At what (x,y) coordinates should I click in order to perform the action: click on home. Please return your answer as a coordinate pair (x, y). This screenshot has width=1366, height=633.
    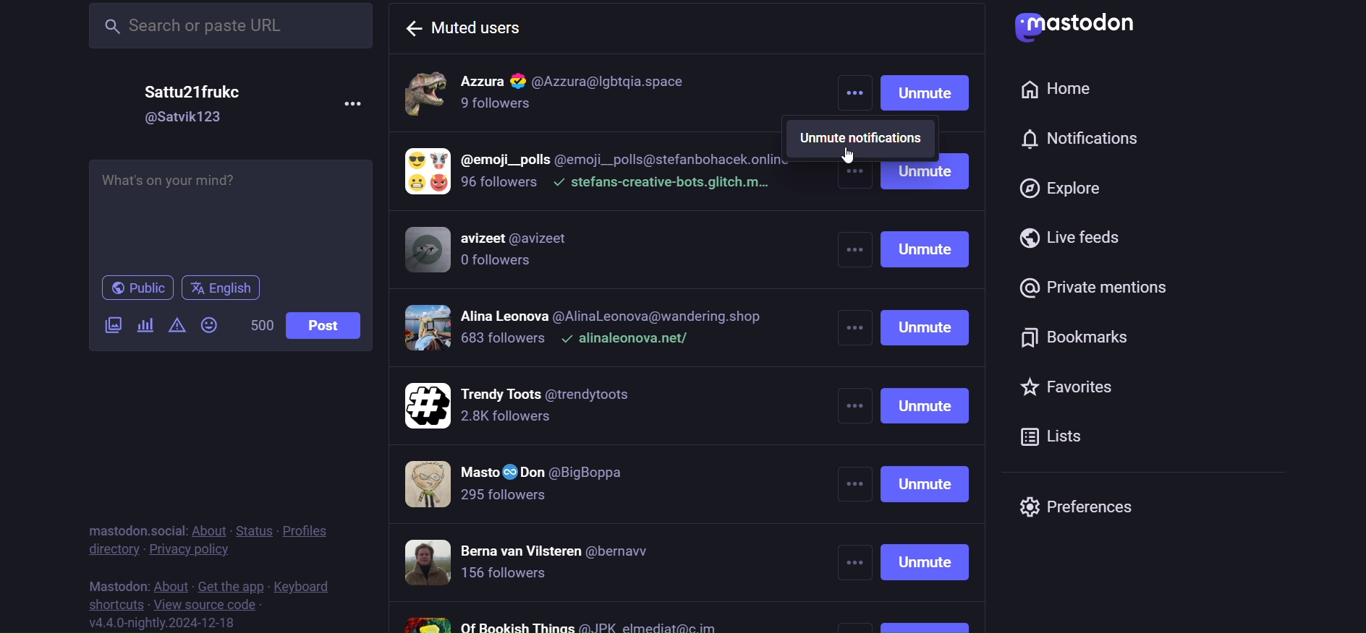
    Looking at the image, I should click on (1066, 89).